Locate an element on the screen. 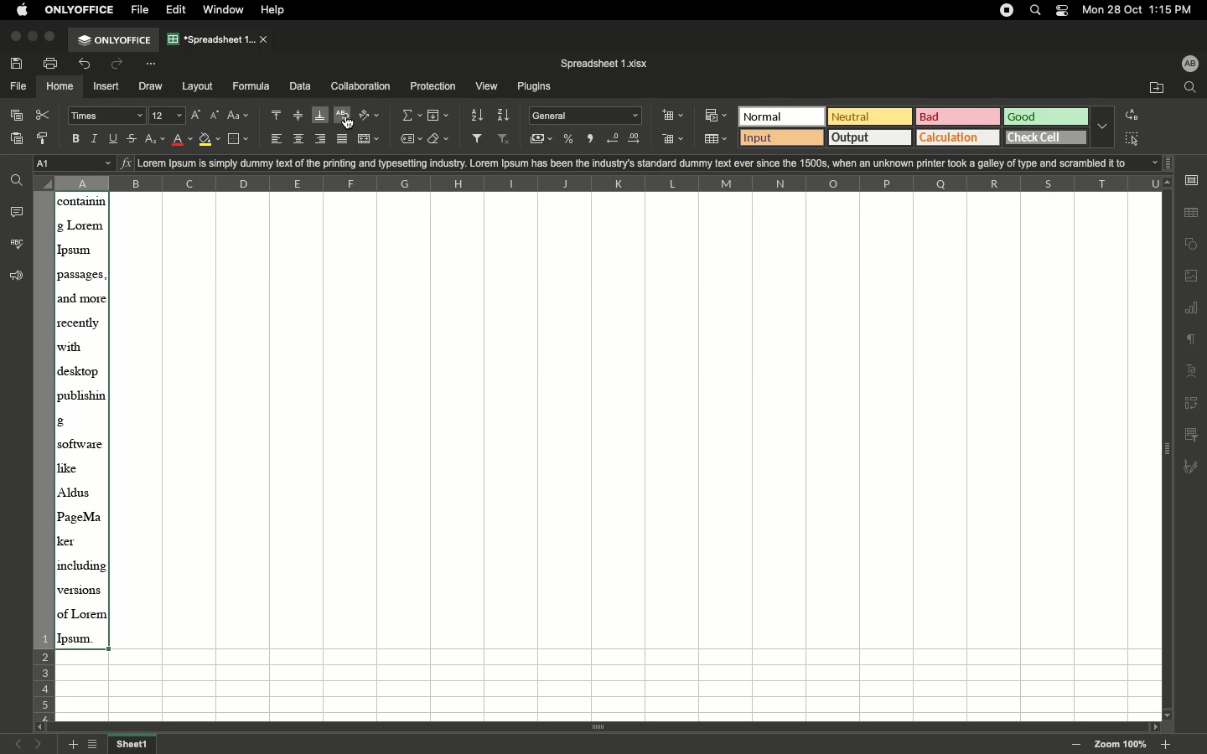 The height and width of the screenshot is (754, 1207). table settings is located at coordinates (1191, 212).